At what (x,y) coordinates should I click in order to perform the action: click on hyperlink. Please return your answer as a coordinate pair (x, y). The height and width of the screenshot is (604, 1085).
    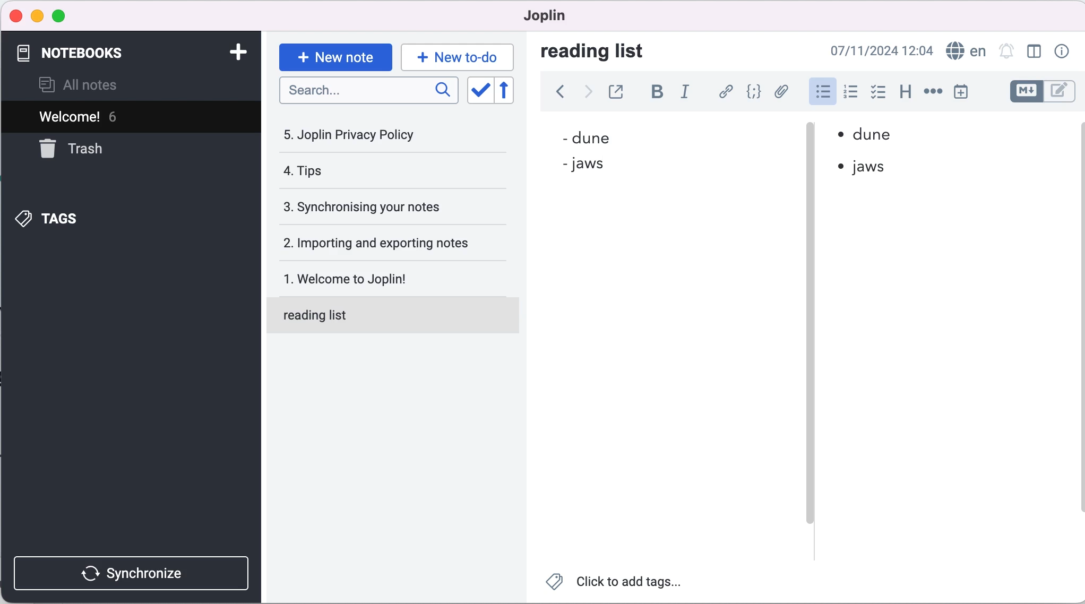
    Looking at the image, I should click on (726, 91).